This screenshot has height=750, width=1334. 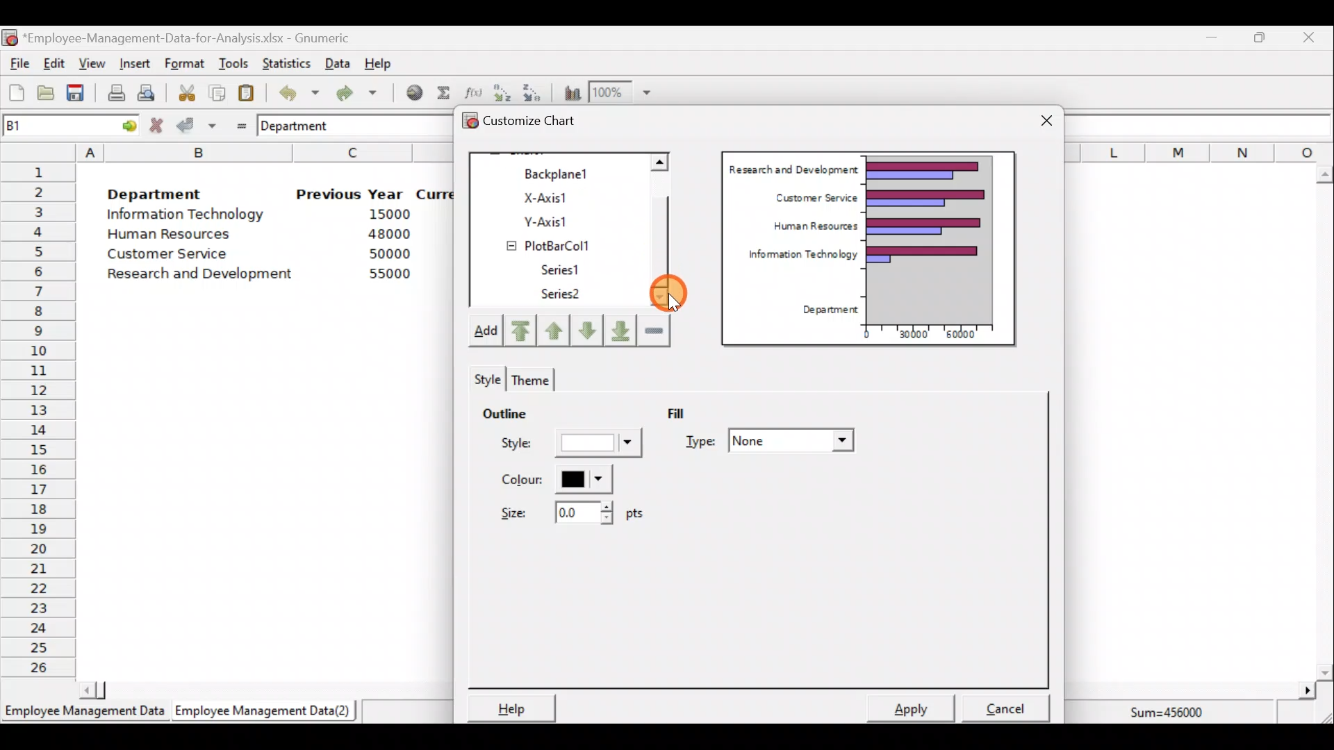 What do you see at coordinates (939, 239) in the screenshot?
I see `Chart preview` at bounding box center [939, 239].